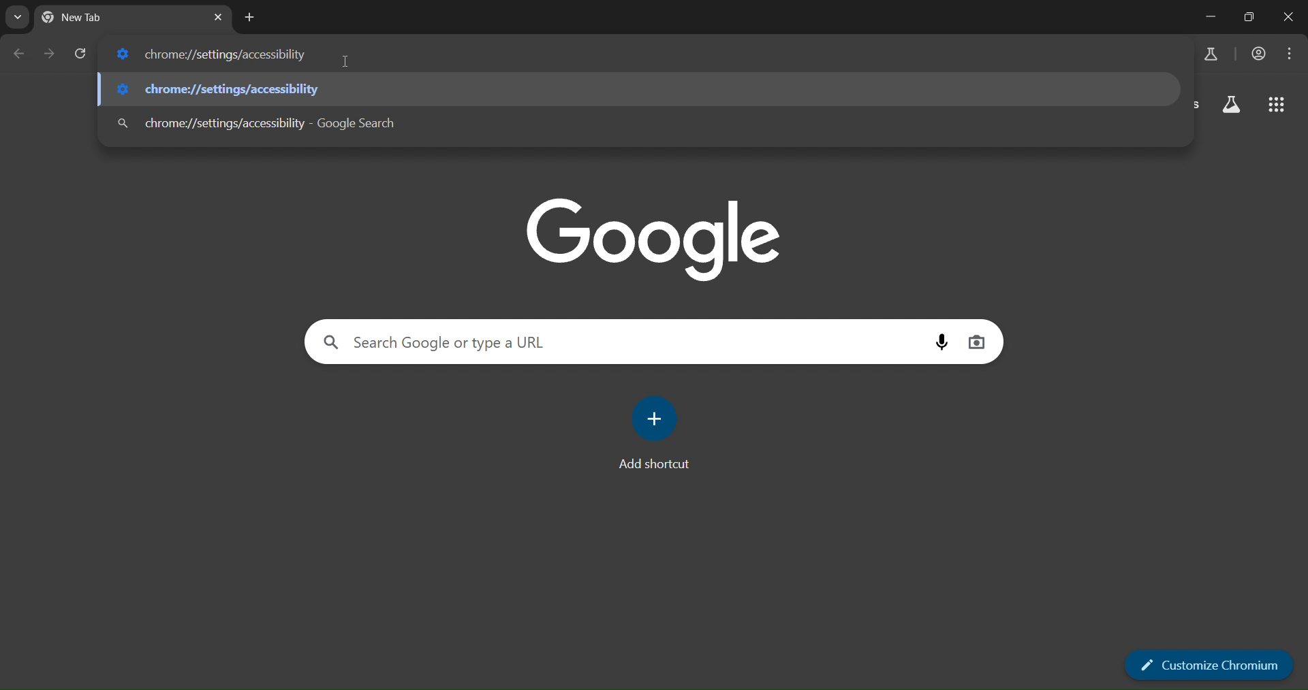 This screenshot has height=690, width=1308. Describe the element at coordinates (99, 17) in the screenshot. I see `current tab` at that location.